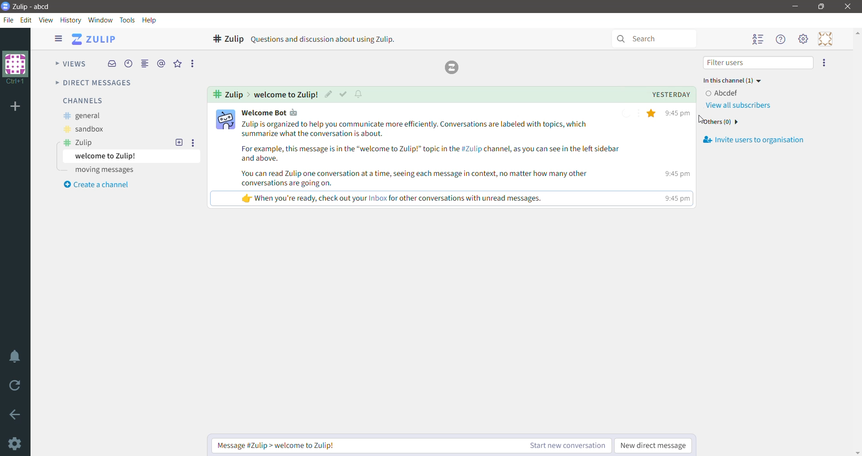 The height and width of the screenshot is (456, 862). Describe the element at coordinates (827, 39) in the screenshot. I see `Personal Menu` at that location.